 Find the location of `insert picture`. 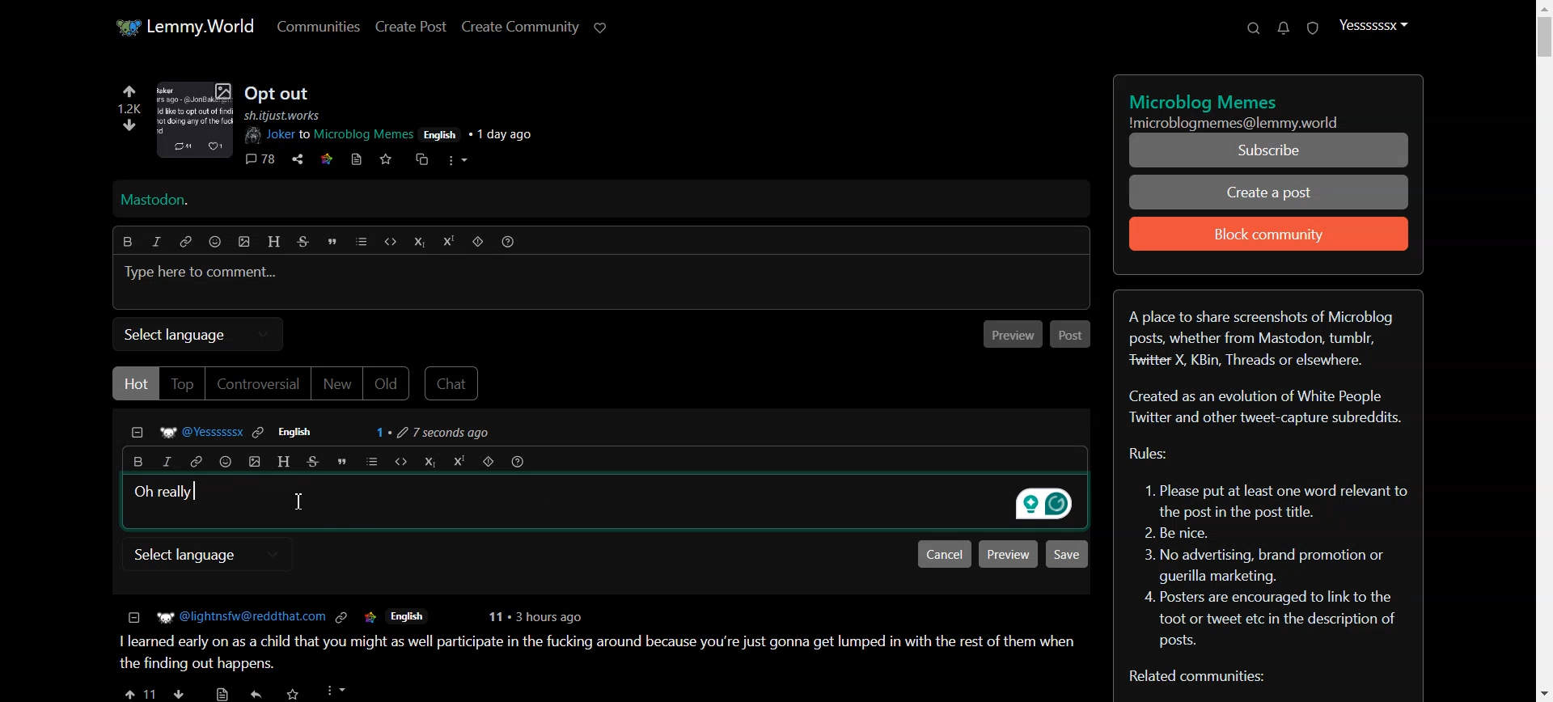

insert picture is located at coordinates (252, 462).